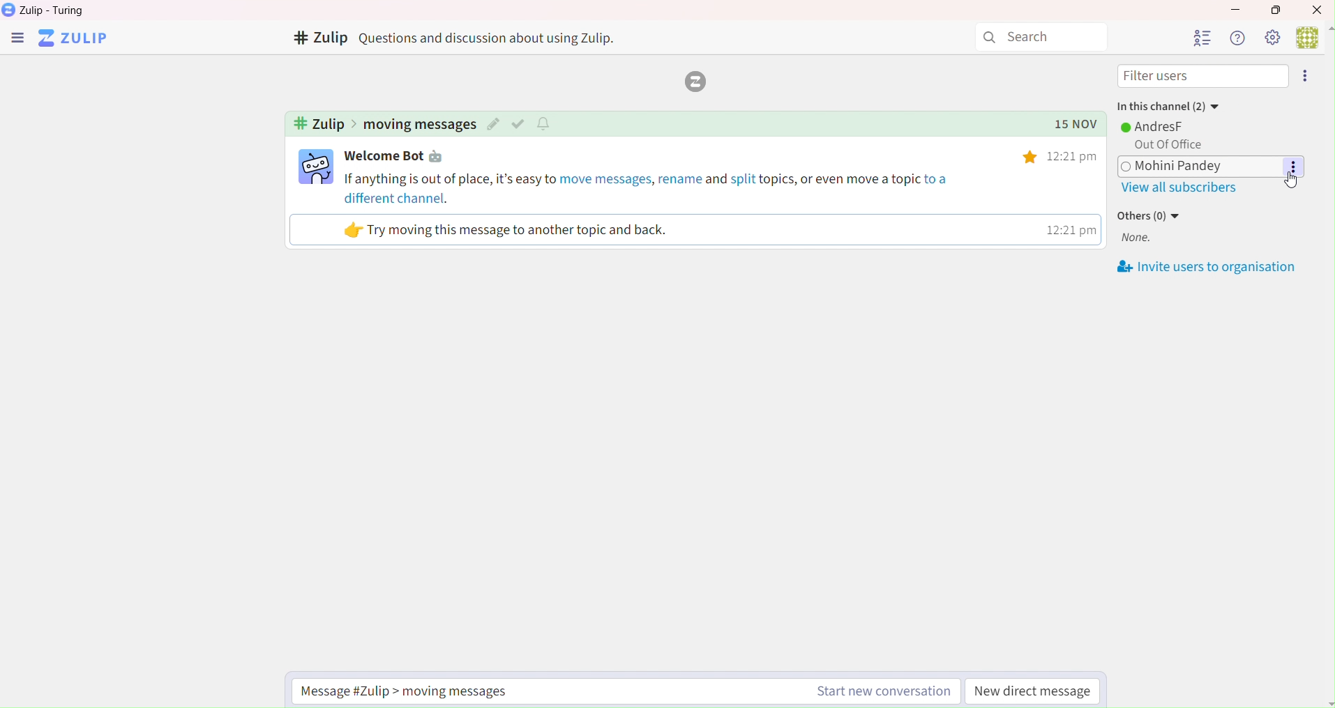 Image resolution: width=1335 pixels, height=708 pixels. What do you see at coordinates (1203, 77) in the screenshot?
I see `Filter Users` at bounding box center [1203, 77].